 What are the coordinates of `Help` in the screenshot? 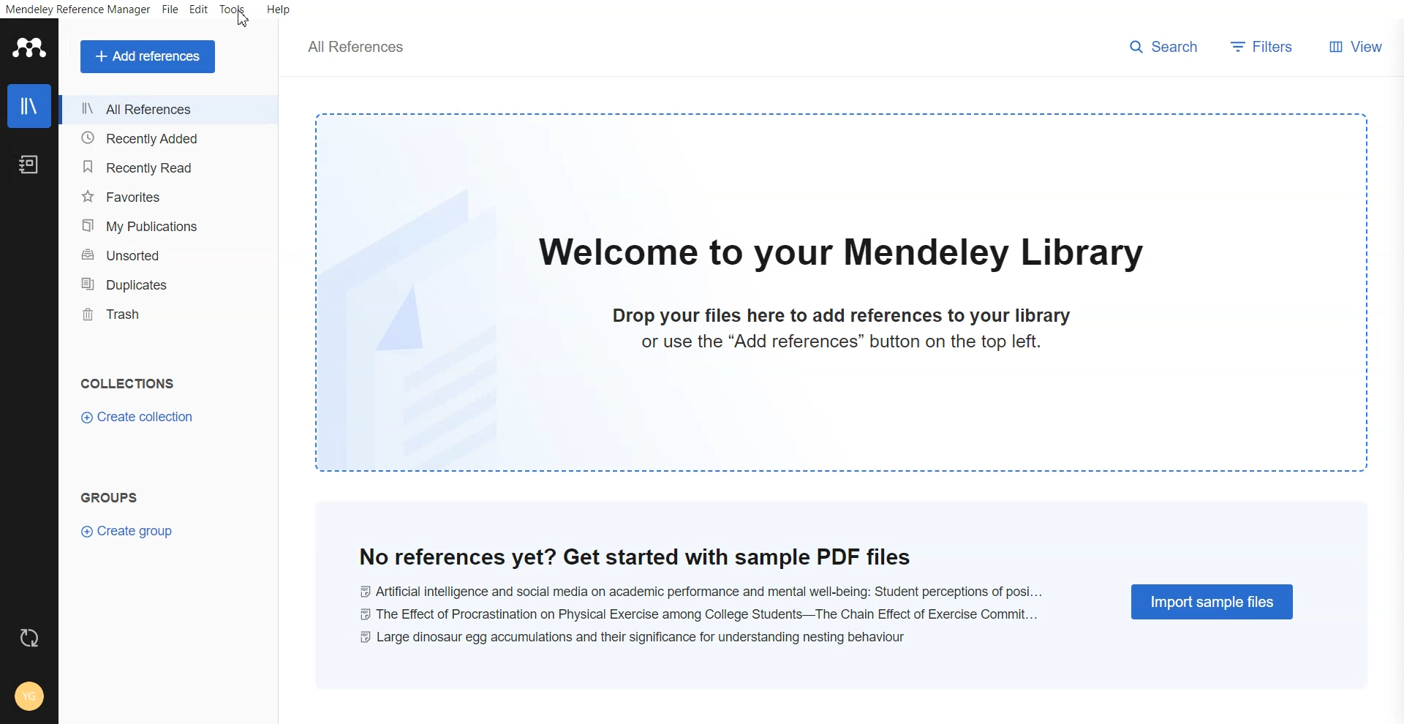 It's located at (277, 9).